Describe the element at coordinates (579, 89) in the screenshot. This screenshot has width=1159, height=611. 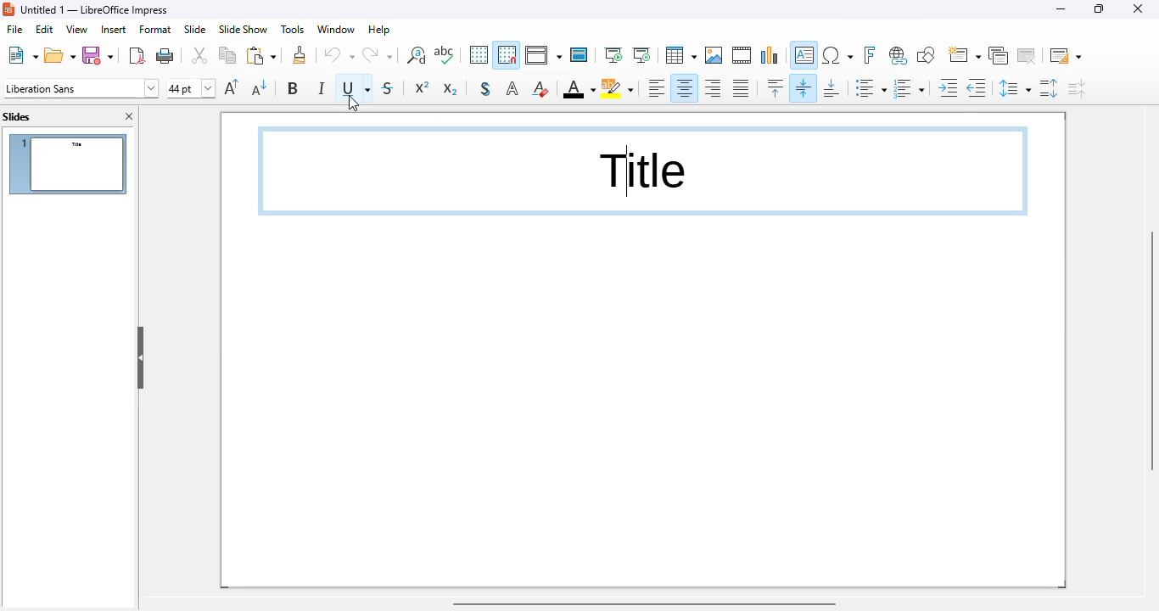
I see `font color` at that location.